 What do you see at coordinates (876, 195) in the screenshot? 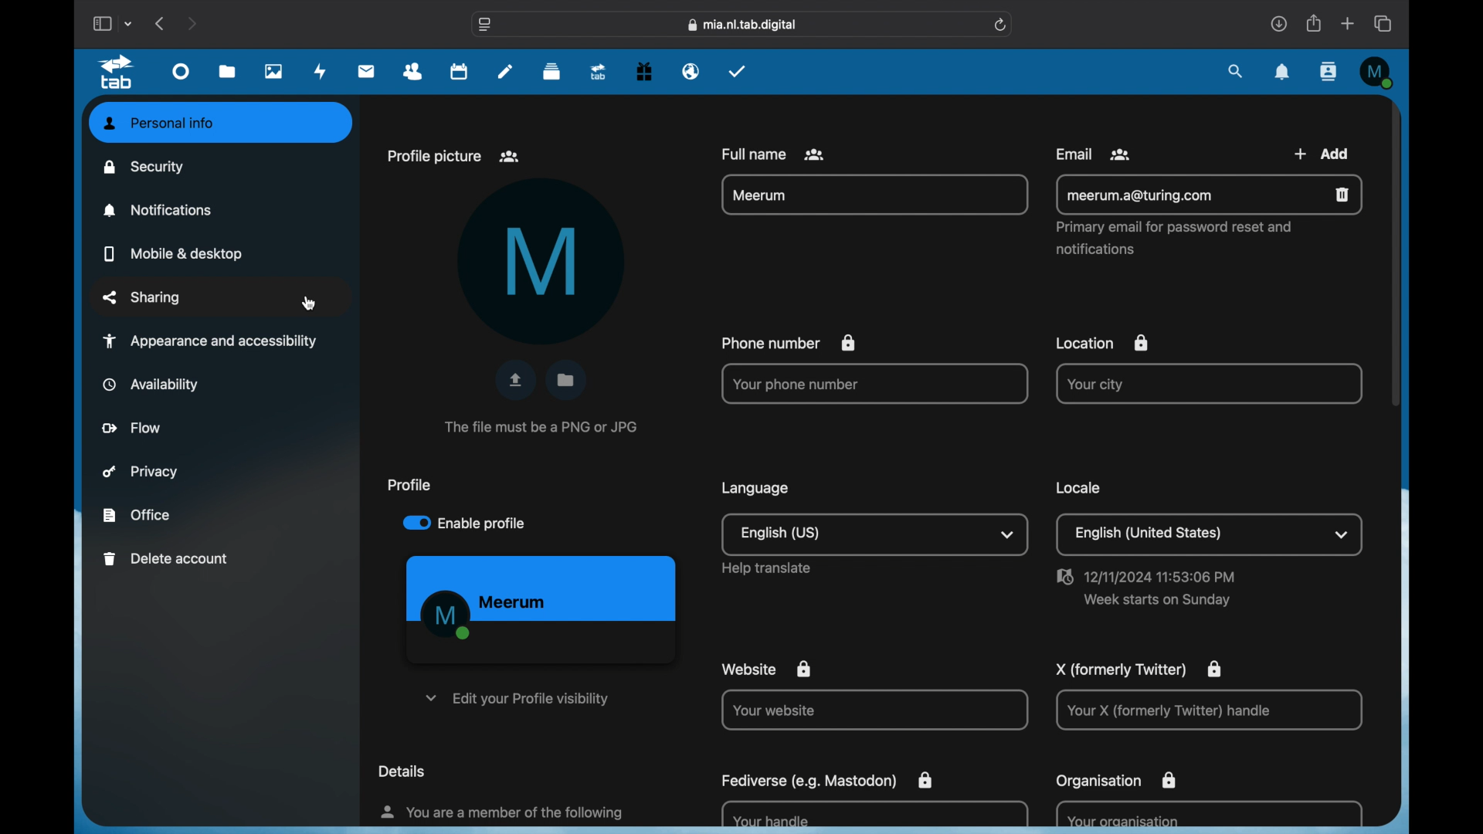
I see `full name` at bounding box center [876, 195].